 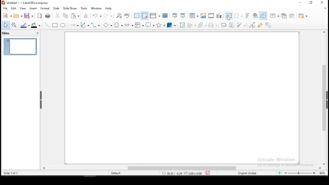 I want to click on start from current slide, so click(x=183, y=15).